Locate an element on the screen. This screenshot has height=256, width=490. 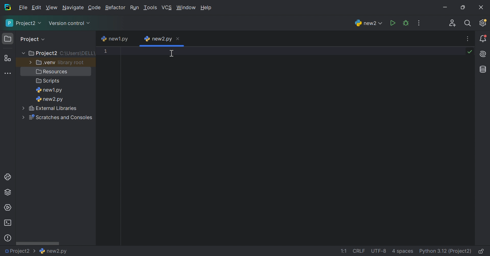
new1.py is located at coordinates (50, 91).